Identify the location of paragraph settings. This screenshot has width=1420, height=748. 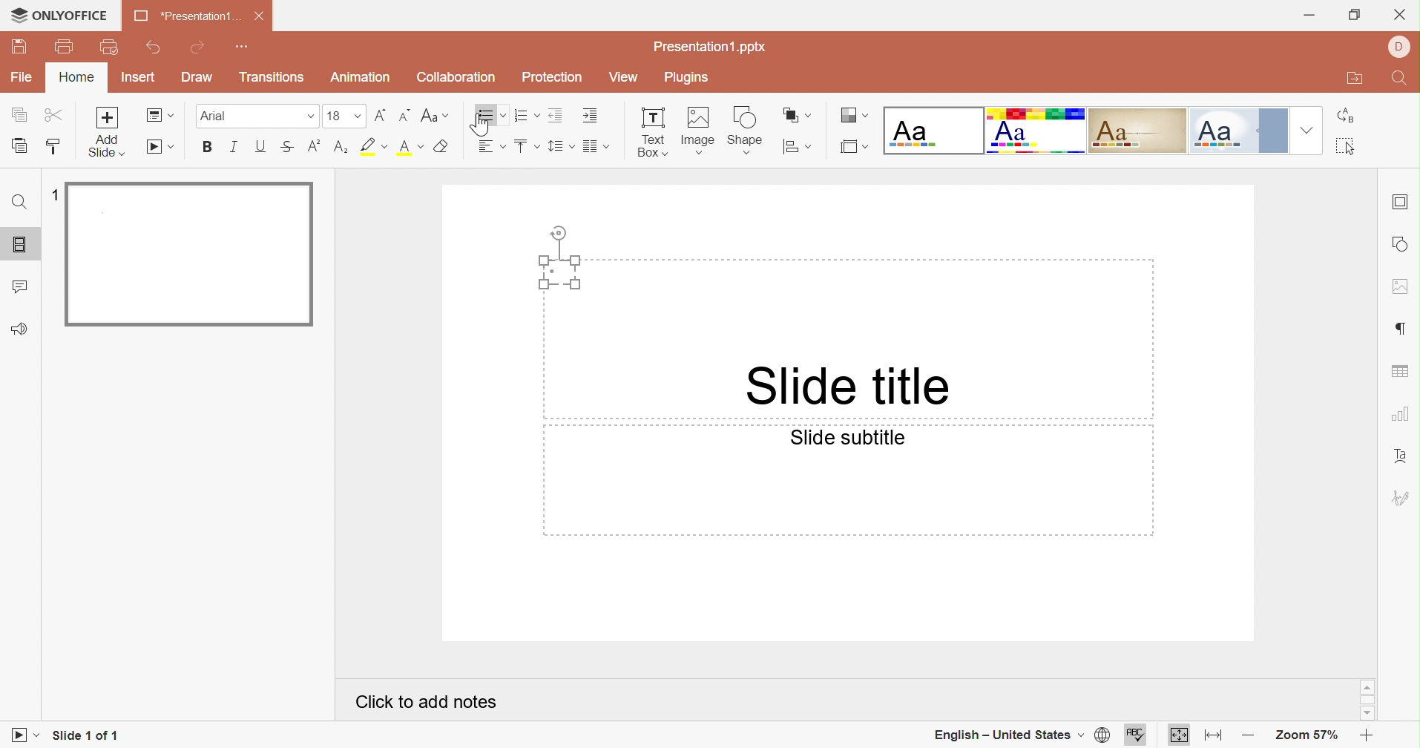
(1404, 325).